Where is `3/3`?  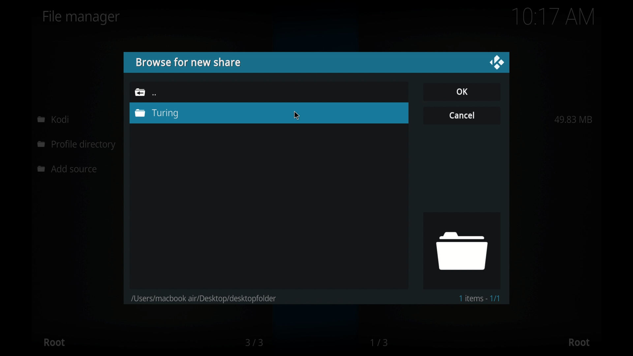 3/3 is located at coordinates (254, 342).